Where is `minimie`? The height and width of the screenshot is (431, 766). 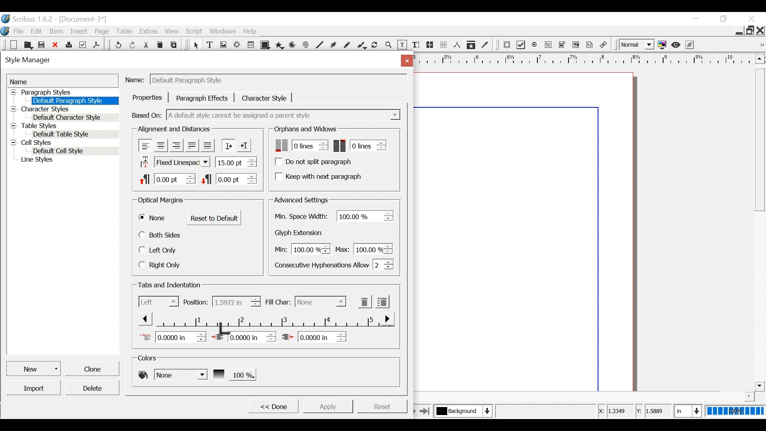
minimie is located at coordinates (738, 30).